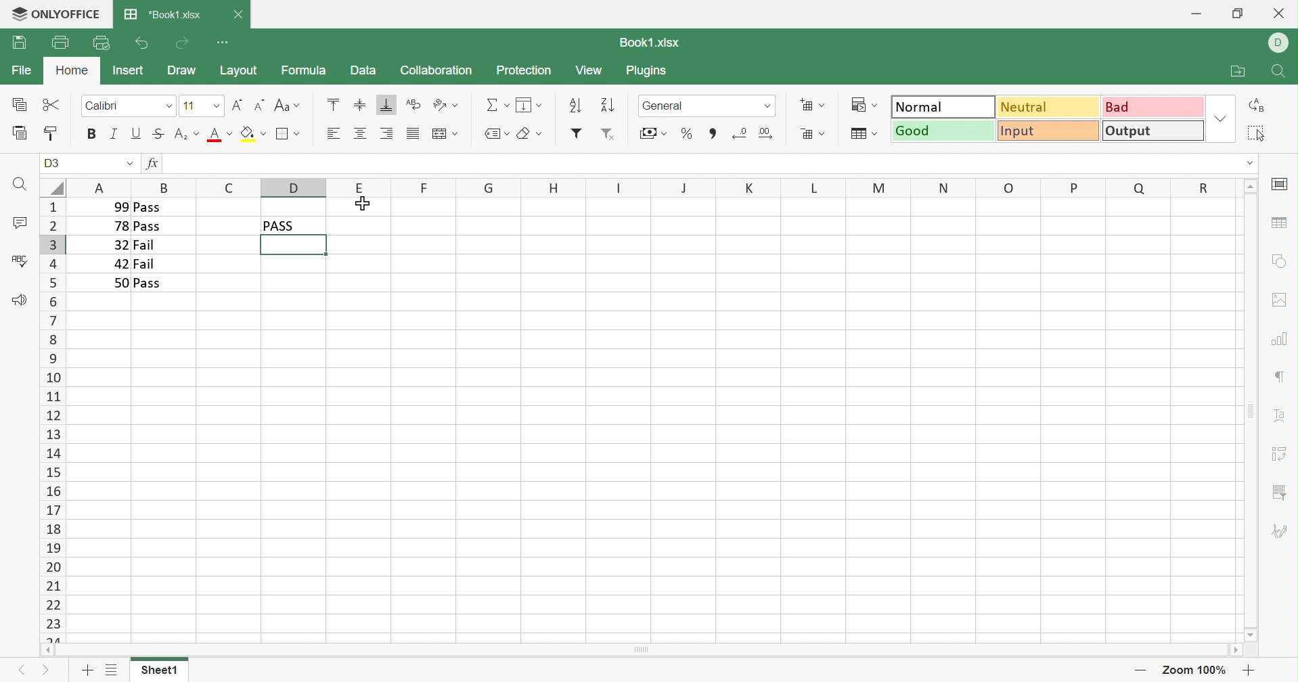 Image resolution: width=1298 pixels, height=682 pixels. Describe the element at coordinates (412, 105) in the screenshot. I see `Wrap text` at that location.